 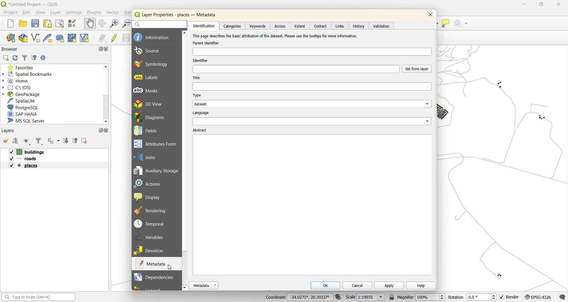 What do you see at coordinates (30, 74) in the screenshot?
I see `spatial bookmarks` at bounding box center [30, 74].